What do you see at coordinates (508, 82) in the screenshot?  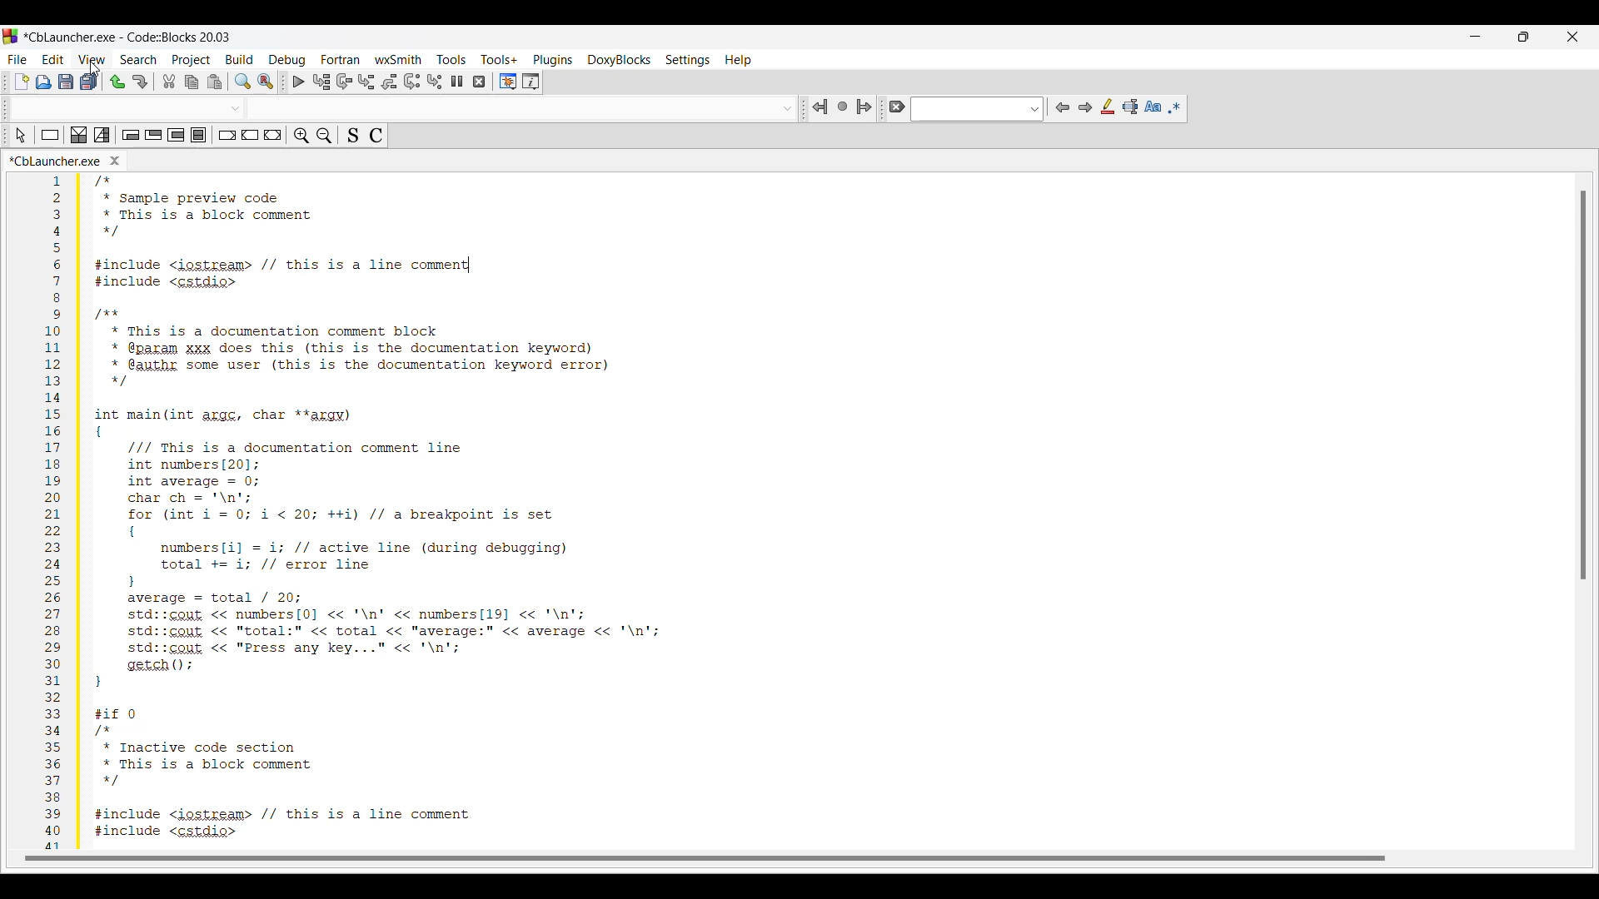 I see `Debugging windows` at bounding box center [508, 82].